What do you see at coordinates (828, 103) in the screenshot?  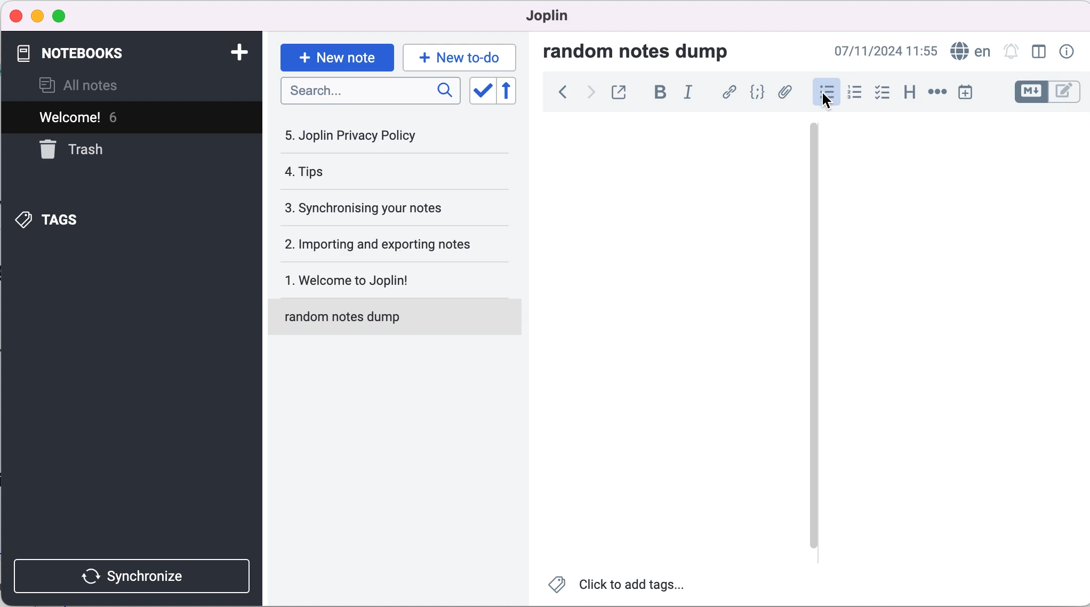 I see `cursor` at bounding box center [828, 103].